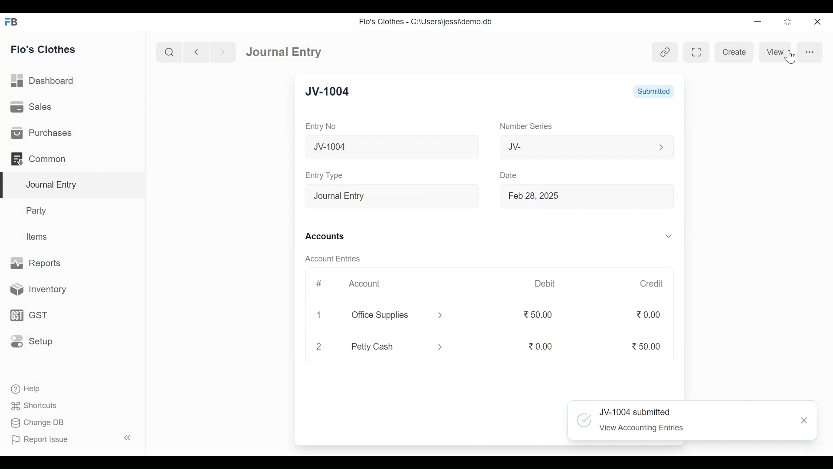  What do you see at coordinates (326, 92) in the screenshot?
I see `JV-1004` at bounding box center [326, 92].